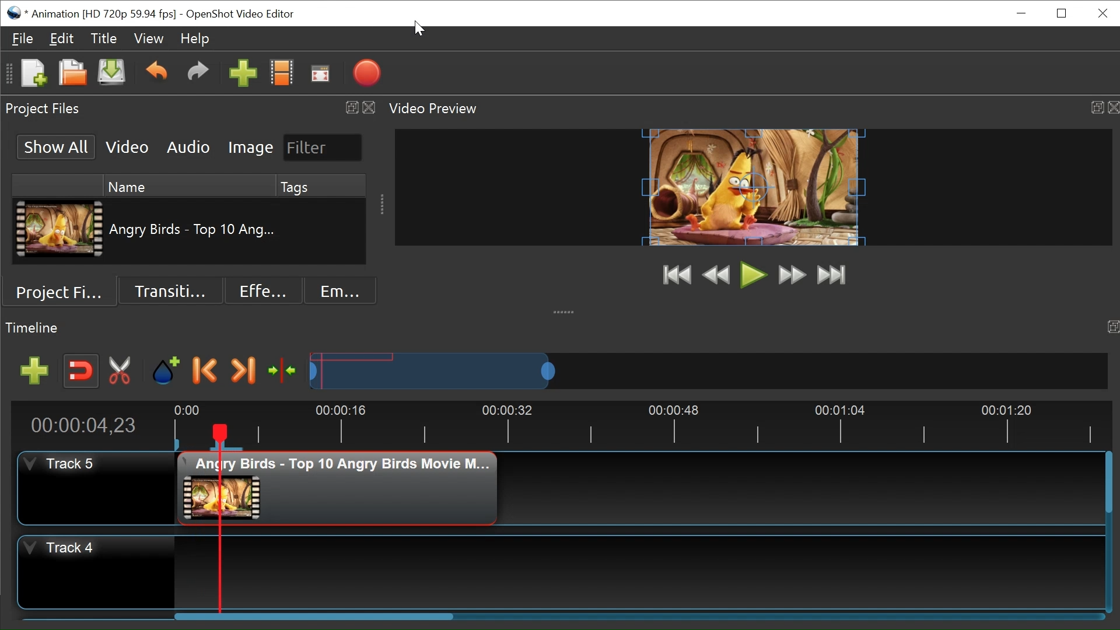 This screenshot has height=630, width=1120. What do you see at coordinates (13, 13) in the screenshot?
I see `OpenShot Desktop icon` at bounding box center [13, 13].